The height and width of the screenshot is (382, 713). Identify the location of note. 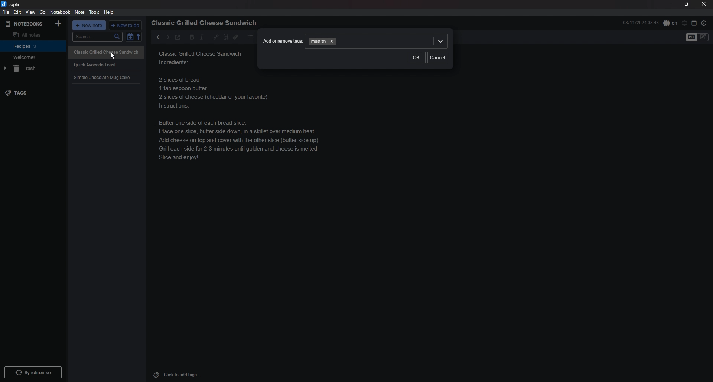
(79, 12).